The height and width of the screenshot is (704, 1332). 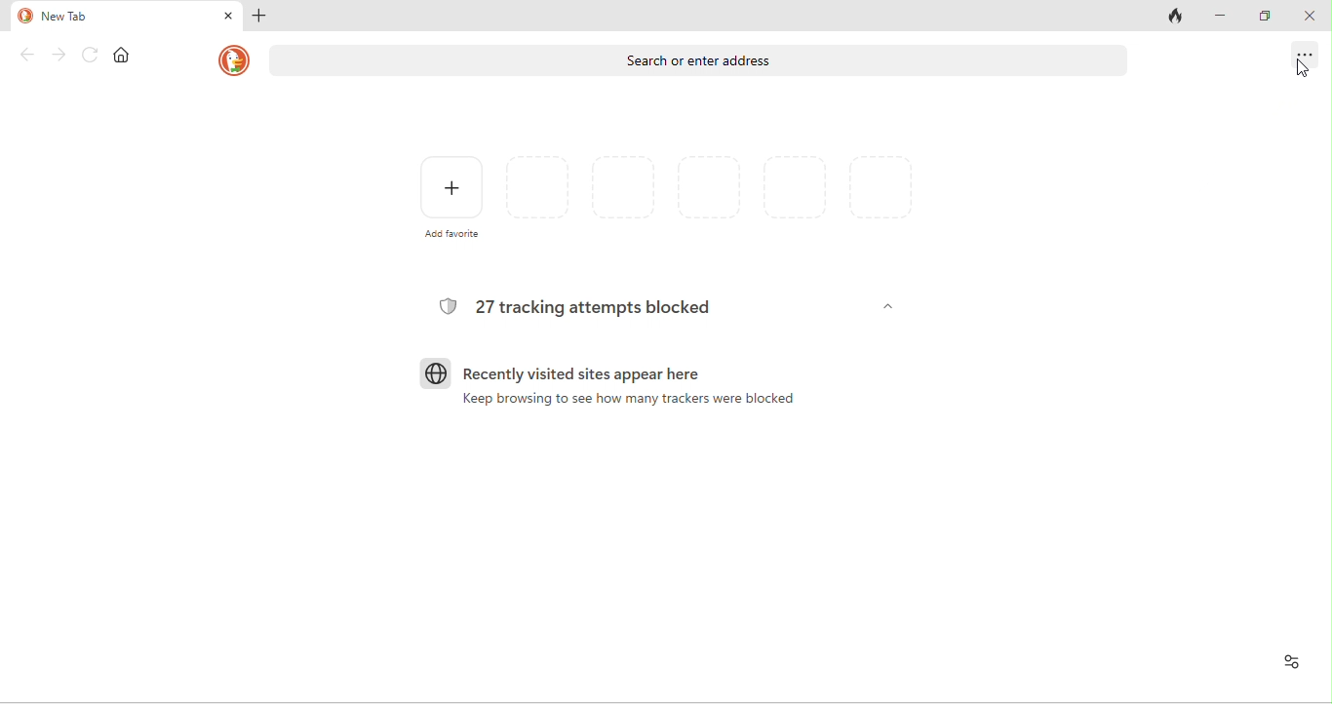 What do you see at coordinates (701, 61) in the screenshot?
I see `search or enter address` at bounding box center [701, 61].